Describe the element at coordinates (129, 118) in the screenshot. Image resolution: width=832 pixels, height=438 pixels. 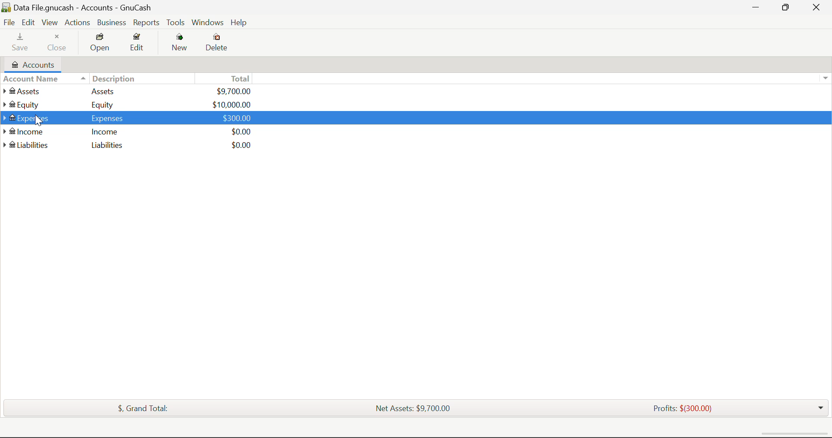
I see `Expenses Expenses $300.00` at that location.